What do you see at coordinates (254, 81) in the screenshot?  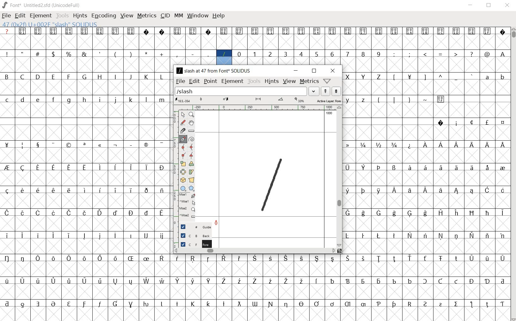 I see `tools` at bounding box center [254, 81].